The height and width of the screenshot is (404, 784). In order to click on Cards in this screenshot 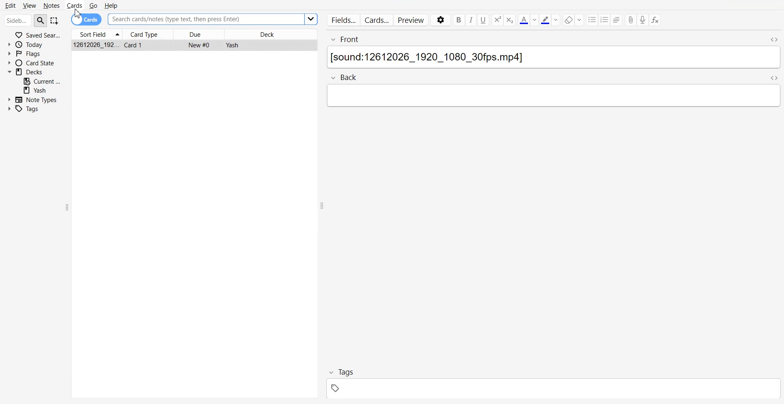, I will do `click(377, 20)`.